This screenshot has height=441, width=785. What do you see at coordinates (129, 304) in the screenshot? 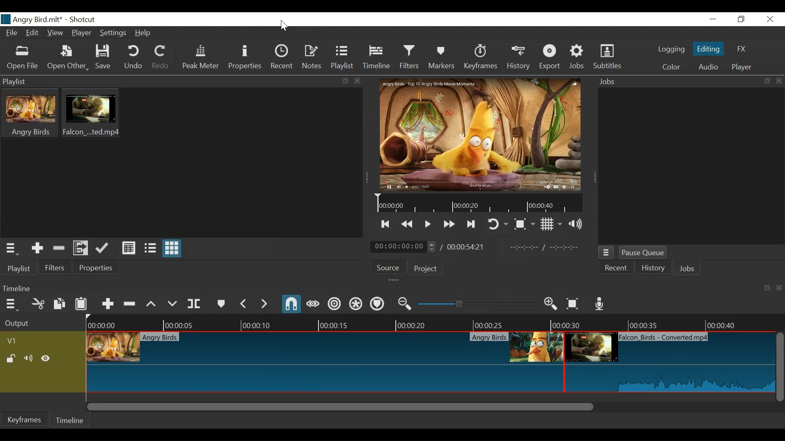
I see `Ripple Delete` at bounding box center [129, 304].